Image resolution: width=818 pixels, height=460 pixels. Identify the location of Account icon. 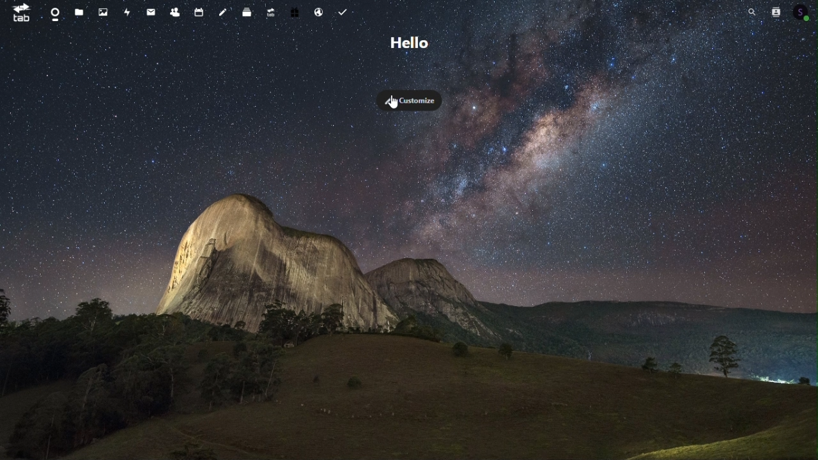
(803, 12).